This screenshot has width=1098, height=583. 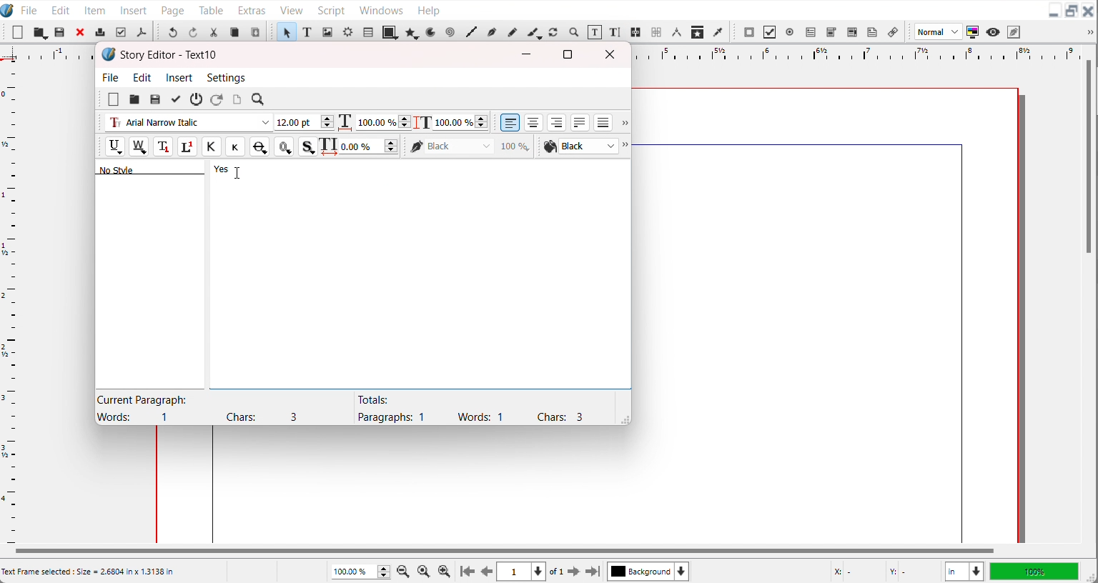 What do you see at coordinates (192, 31) in the screenshot?
I see `Redo` at bounding box center [192, 31].